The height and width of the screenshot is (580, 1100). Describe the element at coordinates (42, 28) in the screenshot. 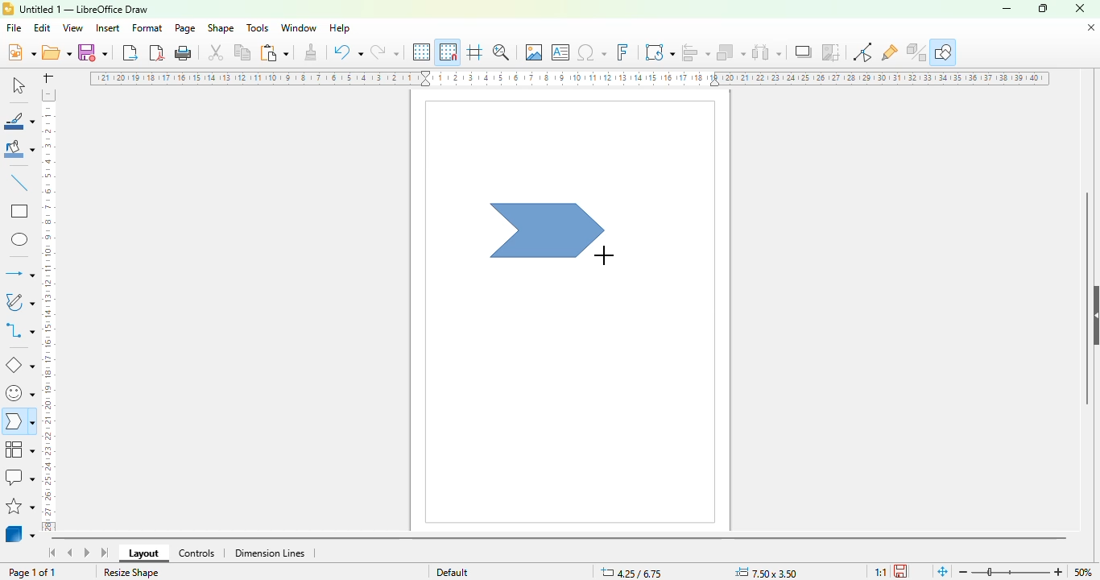

I see `edit` at that location.